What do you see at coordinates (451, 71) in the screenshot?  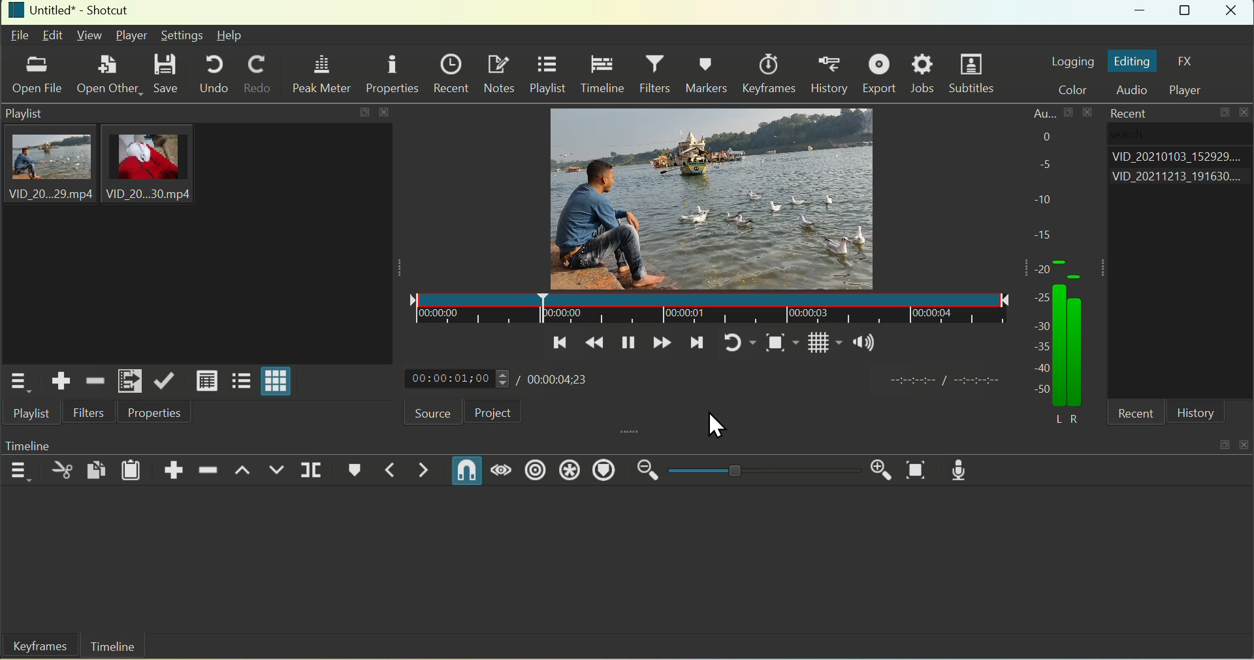 I see `Recent` at bounding box center [451, 71].